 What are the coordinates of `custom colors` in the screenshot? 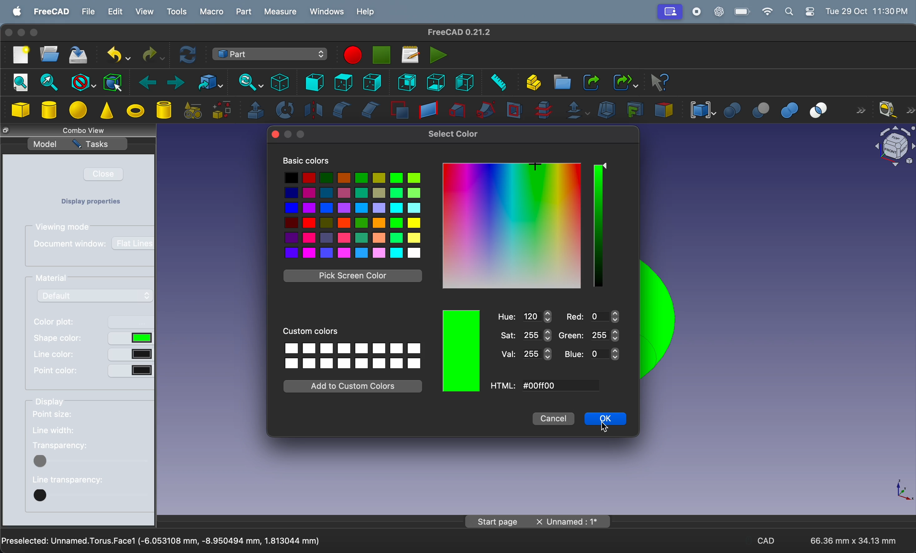 It's located at (353, 355).